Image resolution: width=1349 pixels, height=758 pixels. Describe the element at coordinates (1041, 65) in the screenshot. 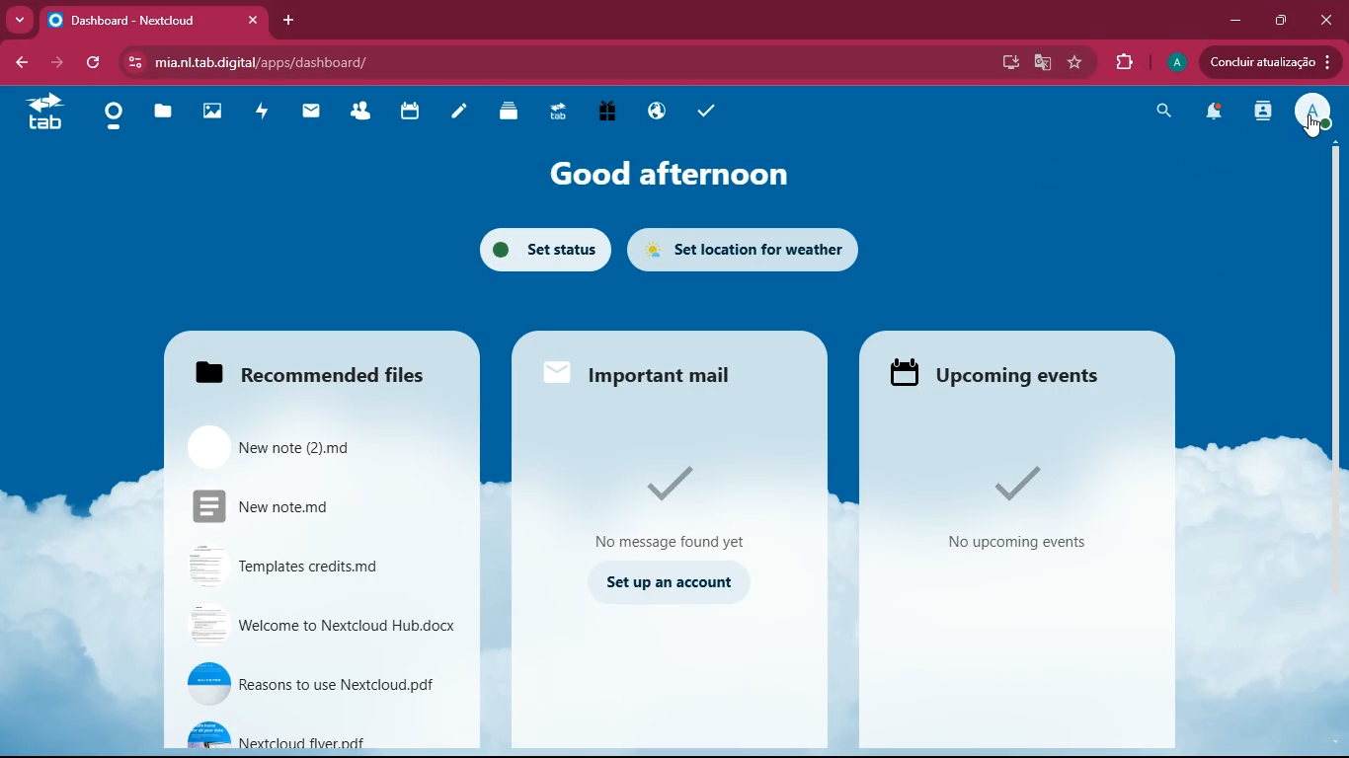

I see `google translate` at that location.